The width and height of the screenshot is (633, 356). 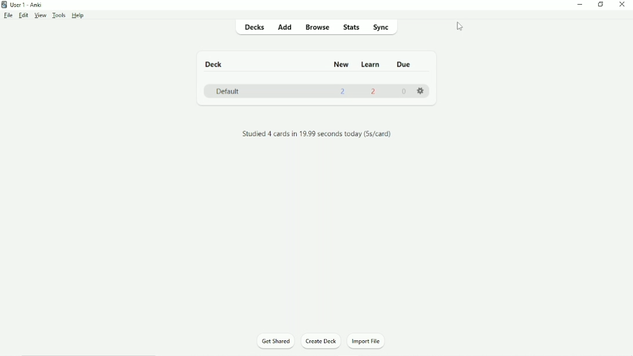 What do you see at coordinates (403, 64) in the screenshot?
I see `Due` at bounding box center [403, 64].